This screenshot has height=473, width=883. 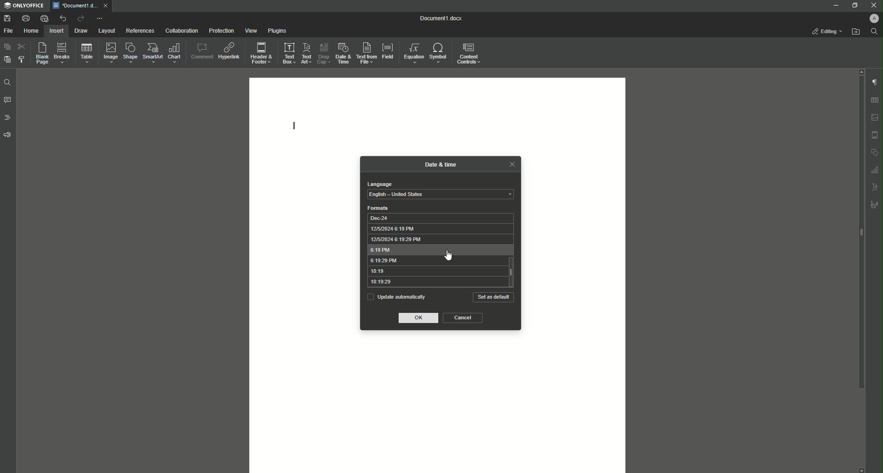 I want to click on File, so click(x=10, y=31).